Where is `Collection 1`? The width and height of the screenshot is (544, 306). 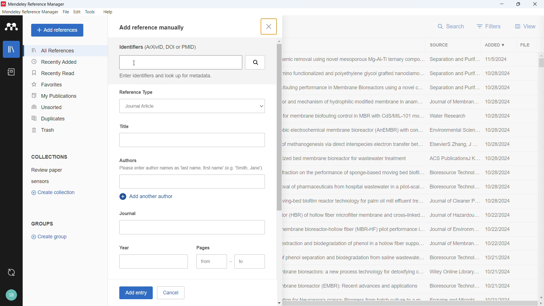 Collection 1 is located at coordinates (66, 170).